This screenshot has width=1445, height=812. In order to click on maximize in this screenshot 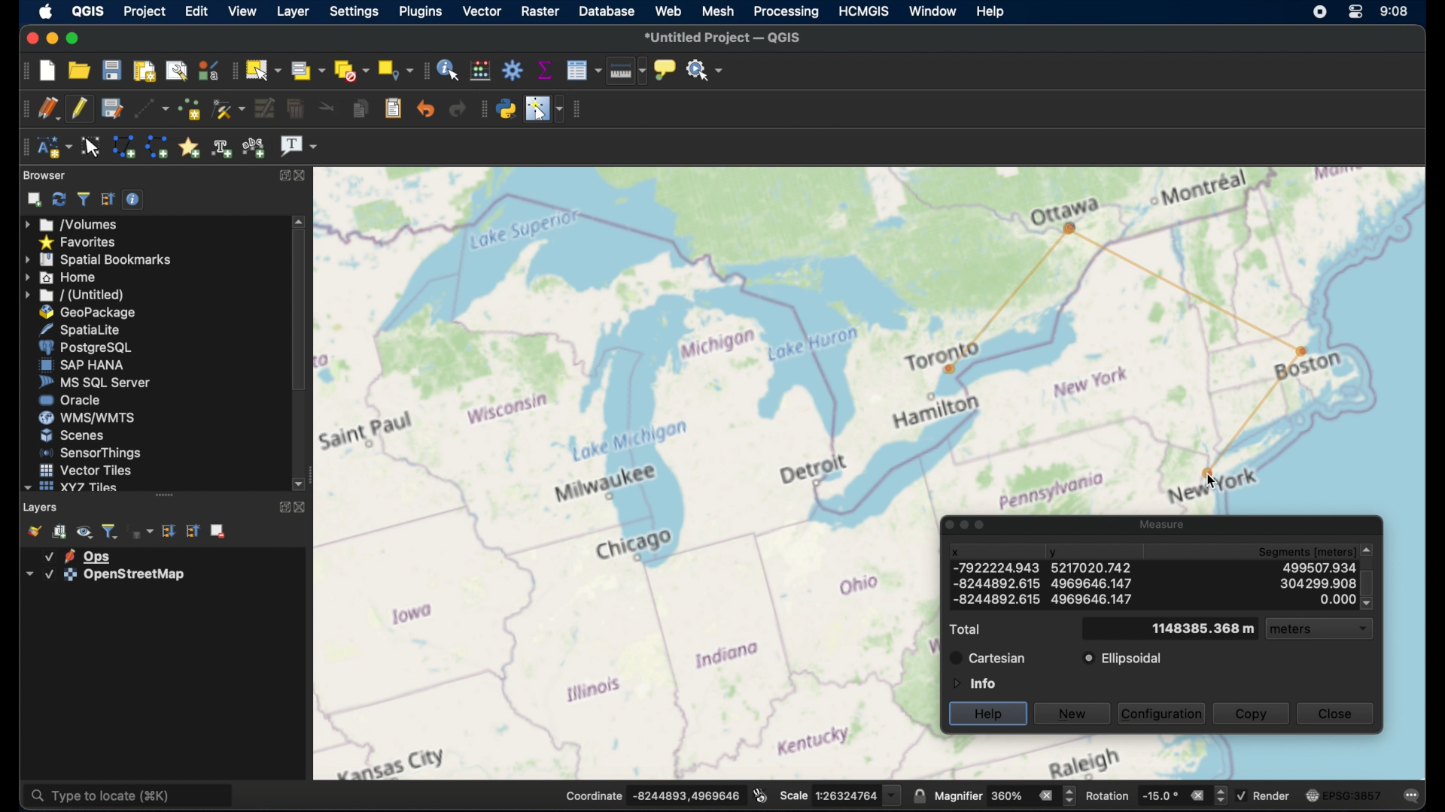, I will do `click(984, 526)`.